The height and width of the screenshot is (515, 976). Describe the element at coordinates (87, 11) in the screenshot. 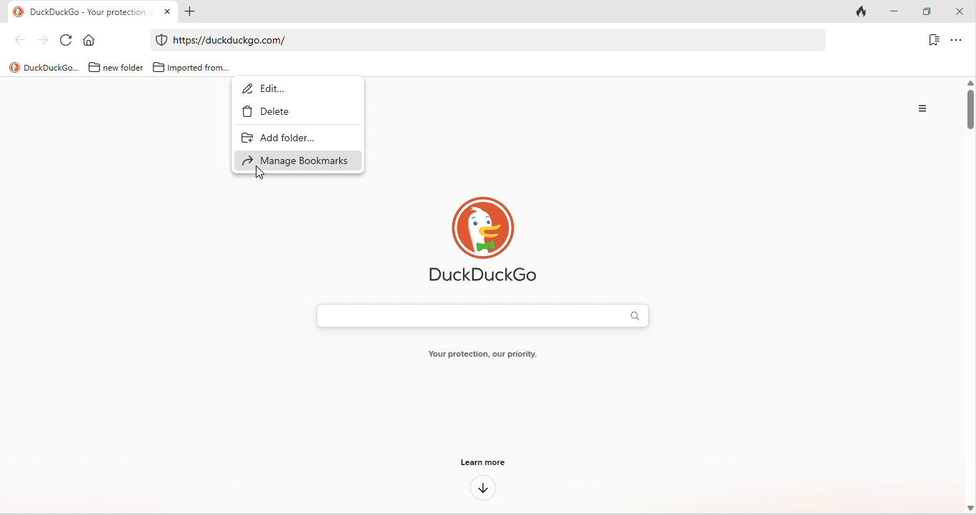

I see `Duckduckgo-your protection` at that location.